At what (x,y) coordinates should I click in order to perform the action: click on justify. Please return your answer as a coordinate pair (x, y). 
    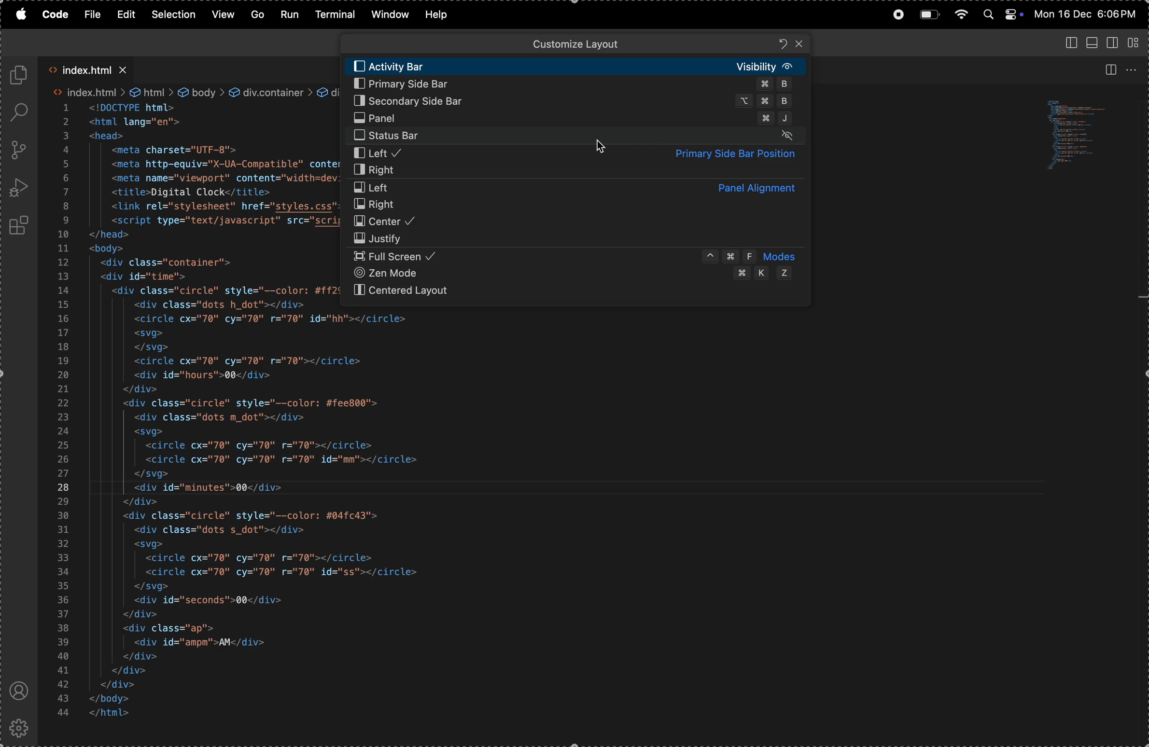
    Looking at the image, I should click on (565, 238).